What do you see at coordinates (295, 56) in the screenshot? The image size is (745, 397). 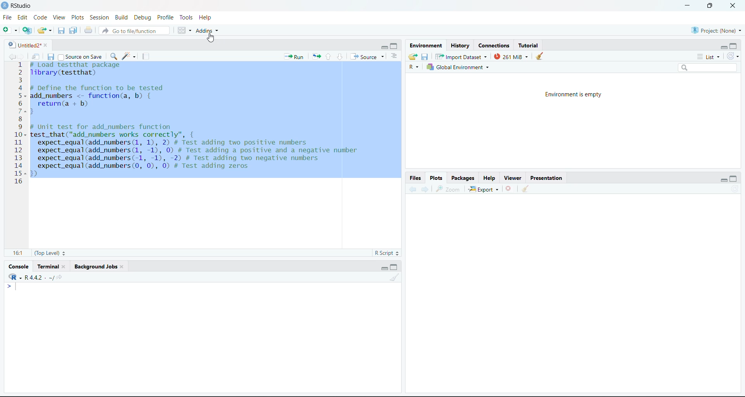 I see `run the current line or selection` at bounding box center [295, 56].